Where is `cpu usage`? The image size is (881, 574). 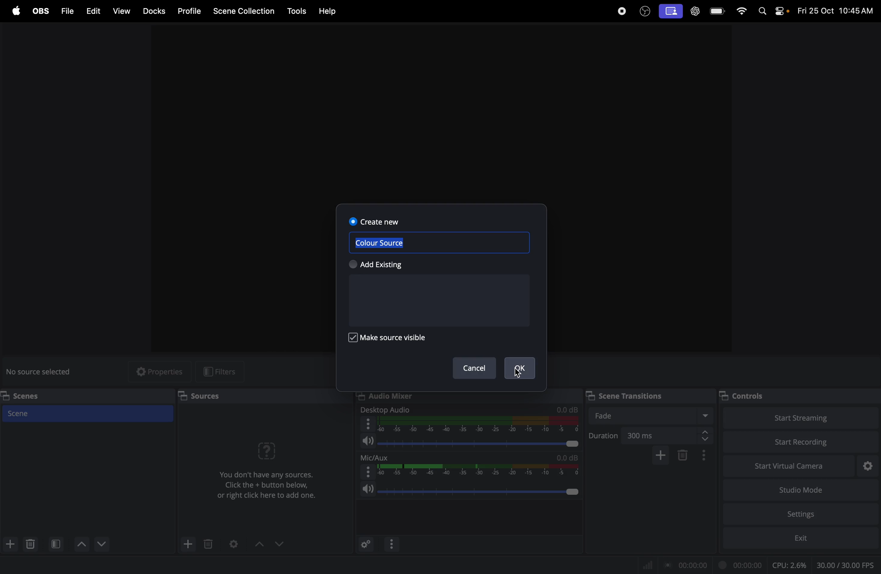 cpu usage is located at coordinates (791, 564).